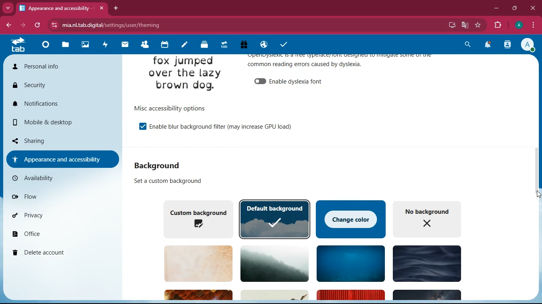 This screenshot has height=304, width=542. What do you see at coordinates (58, 253) in the screenshot?
I see `delete account` at bounding box center [58, 253].